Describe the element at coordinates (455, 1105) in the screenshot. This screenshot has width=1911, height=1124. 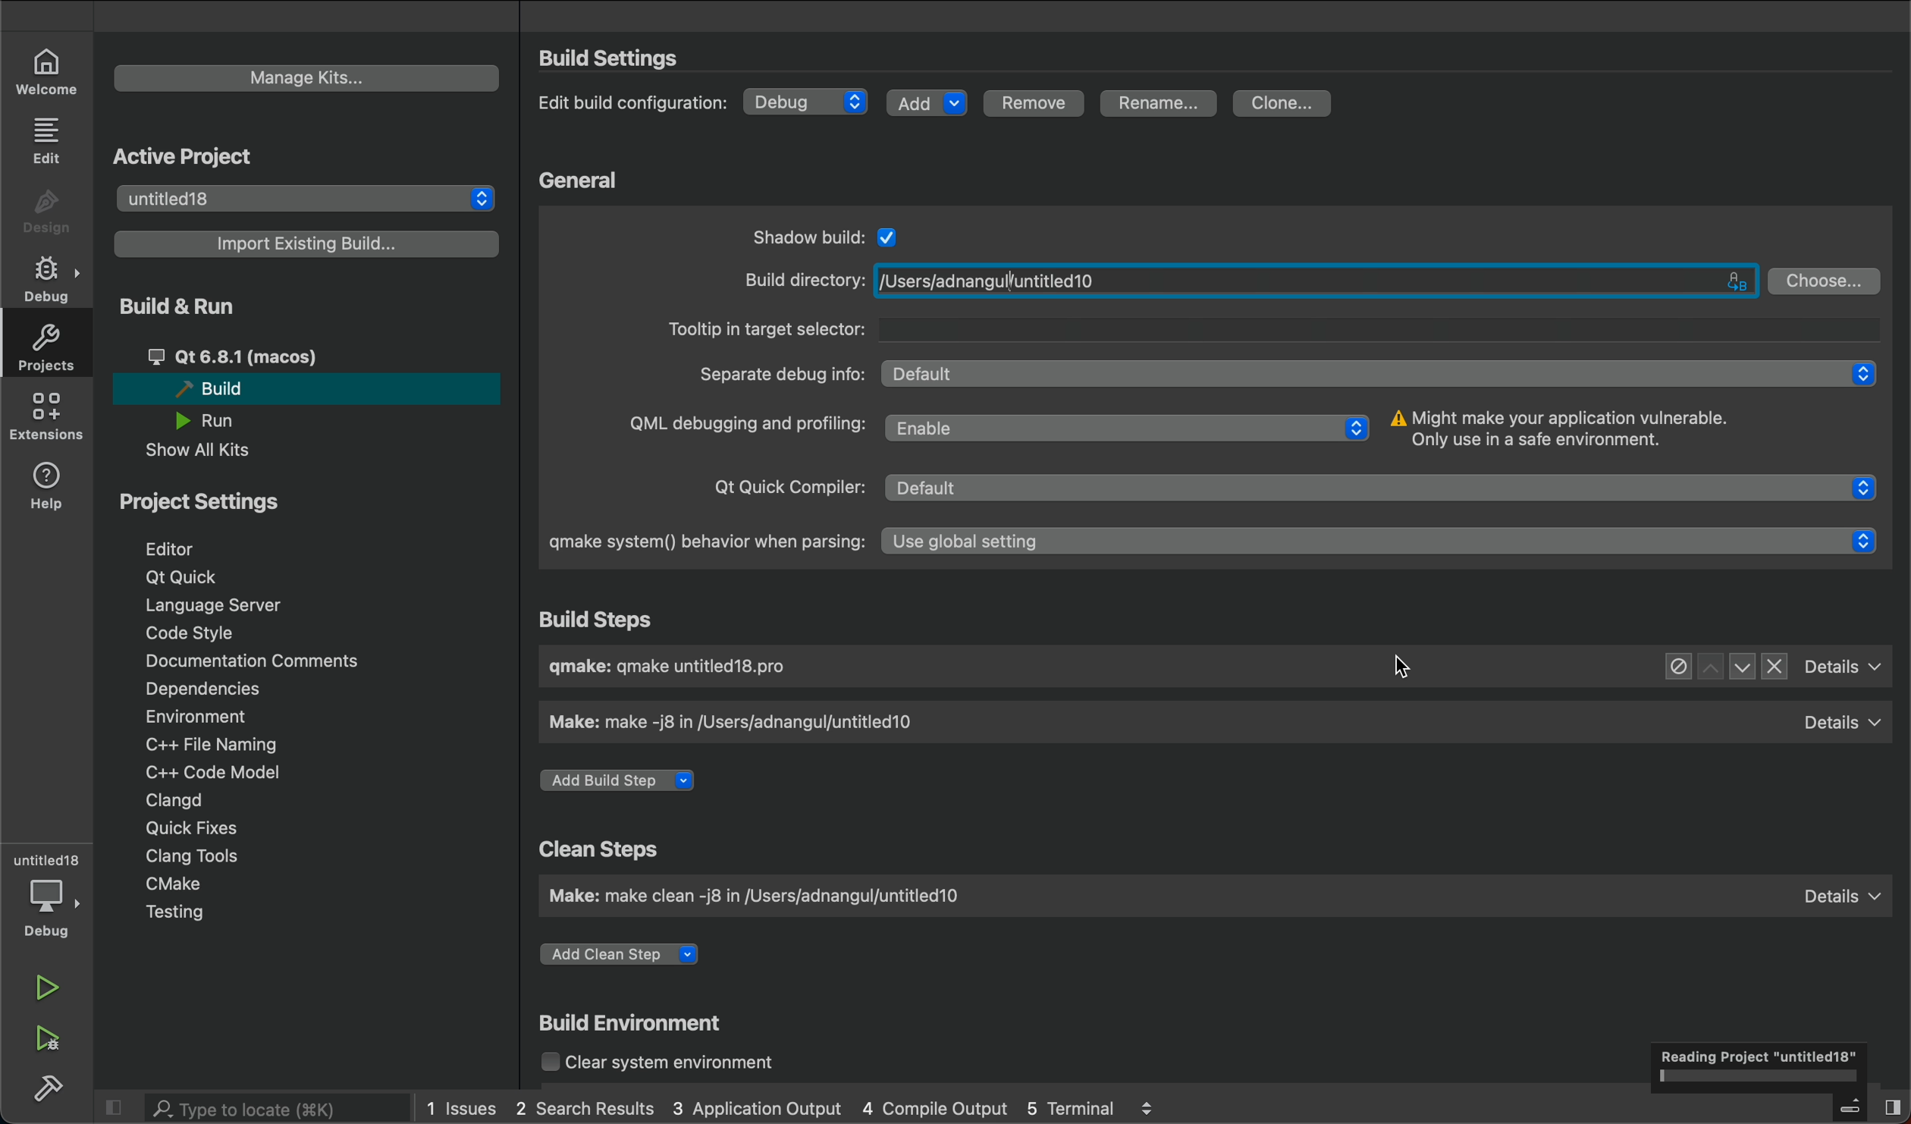
I see `1 Issues` at that location.